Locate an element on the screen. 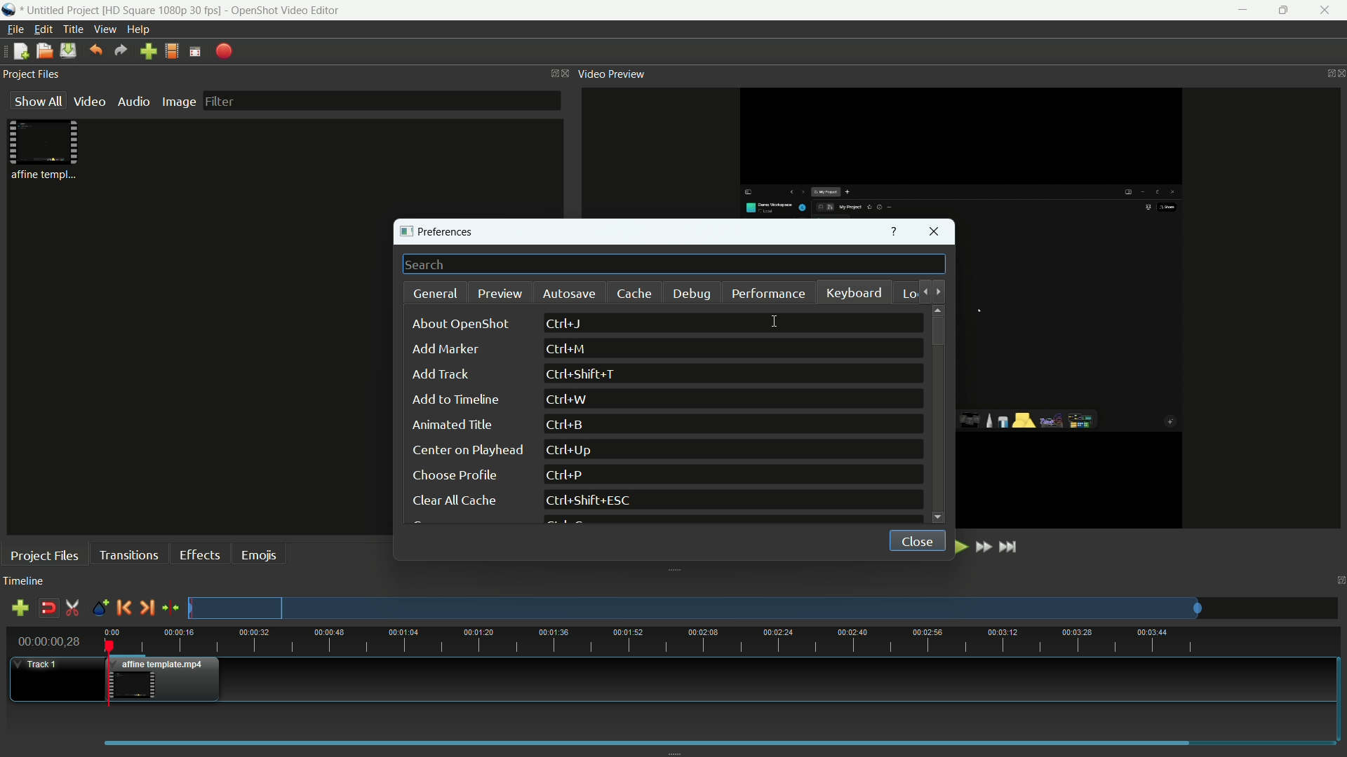 This screenshot has height=757, width=1347. edit menu is located at coordinates (43, 29).